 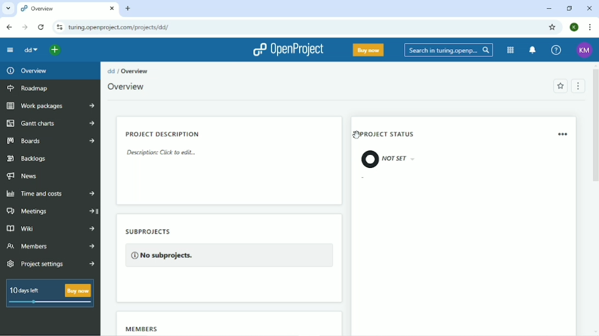 What do you see at coordinates (557, 50) in the screenshot?
I see `Help` at bounding box center [557, 50].